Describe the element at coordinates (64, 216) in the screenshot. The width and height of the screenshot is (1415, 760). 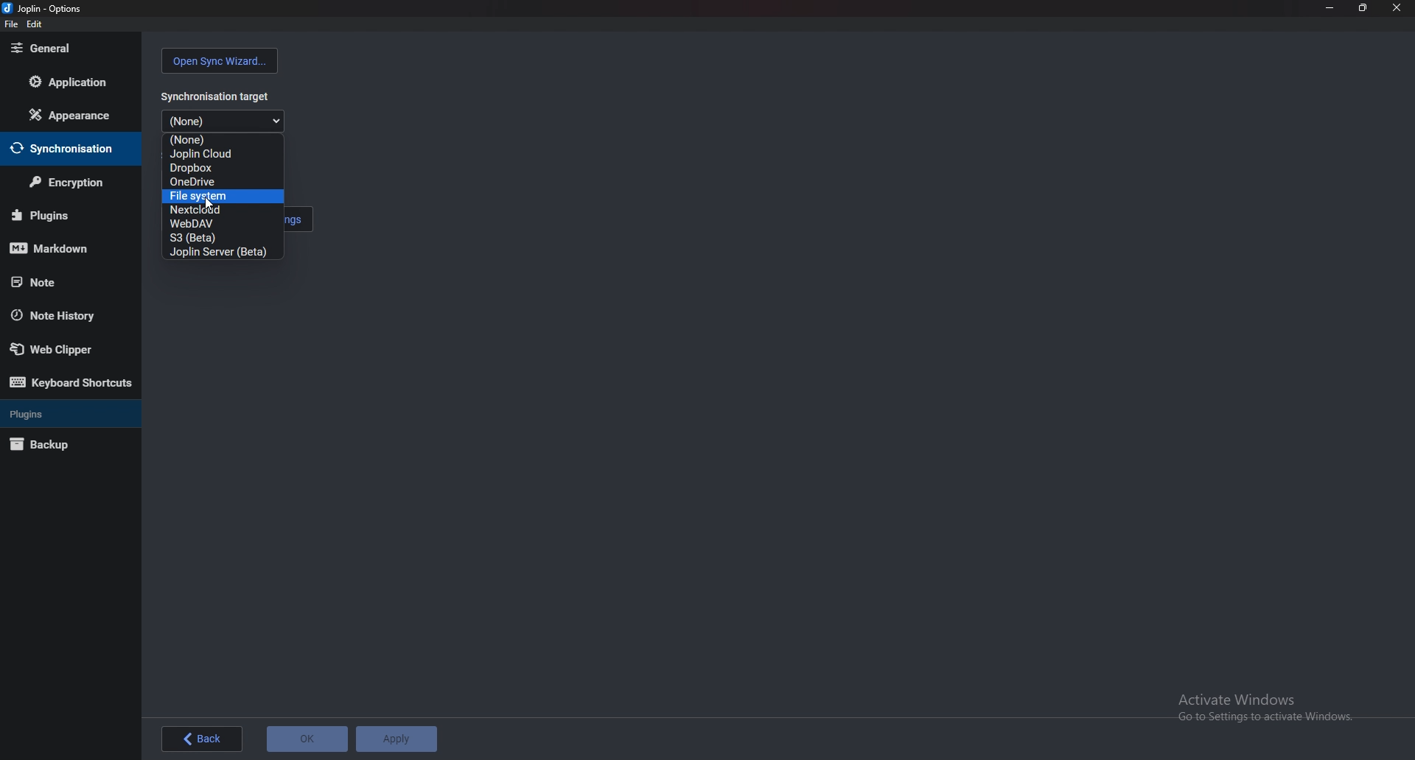
I see `Plugins` at that location.